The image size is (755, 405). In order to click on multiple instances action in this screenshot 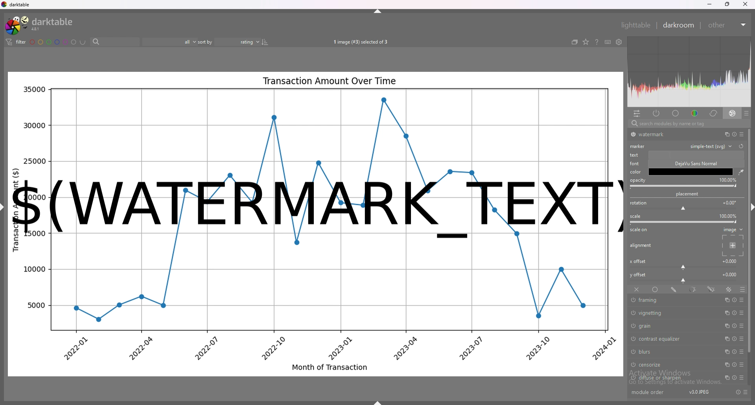, I will do `click(725, 365)`.